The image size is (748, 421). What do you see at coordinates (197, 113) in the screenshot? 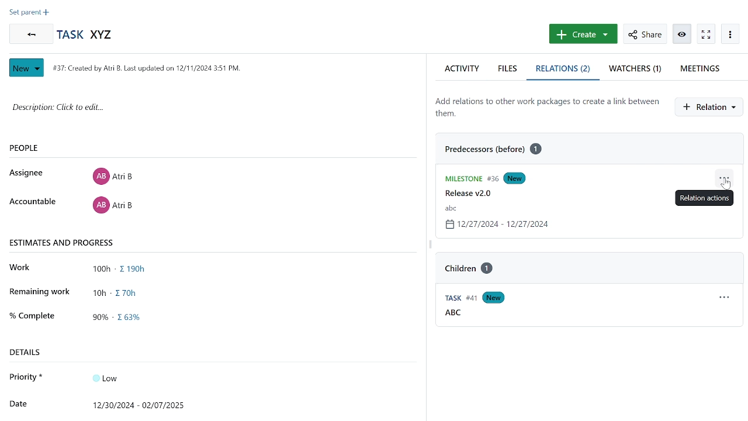
I see `space for adding description` at bounding box center [197, 113].